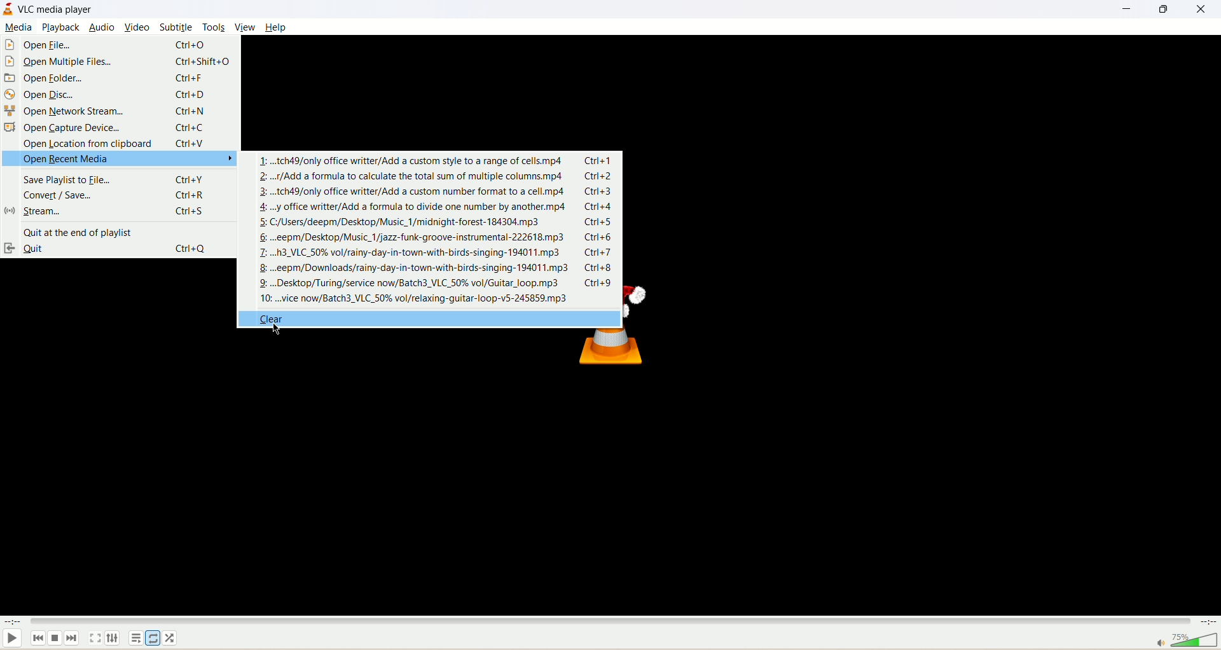 This screenshot has width=1221, height=650. What do you see at coordinates (122, 160) in the screenshot?
I see `open recent media` at bounding box center [122, 160].